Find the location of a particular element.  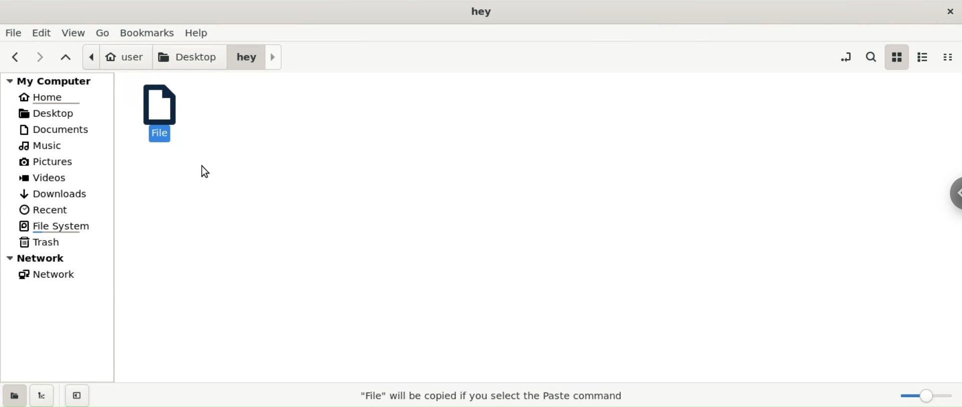

icon view is located at coordinates (896, 57).